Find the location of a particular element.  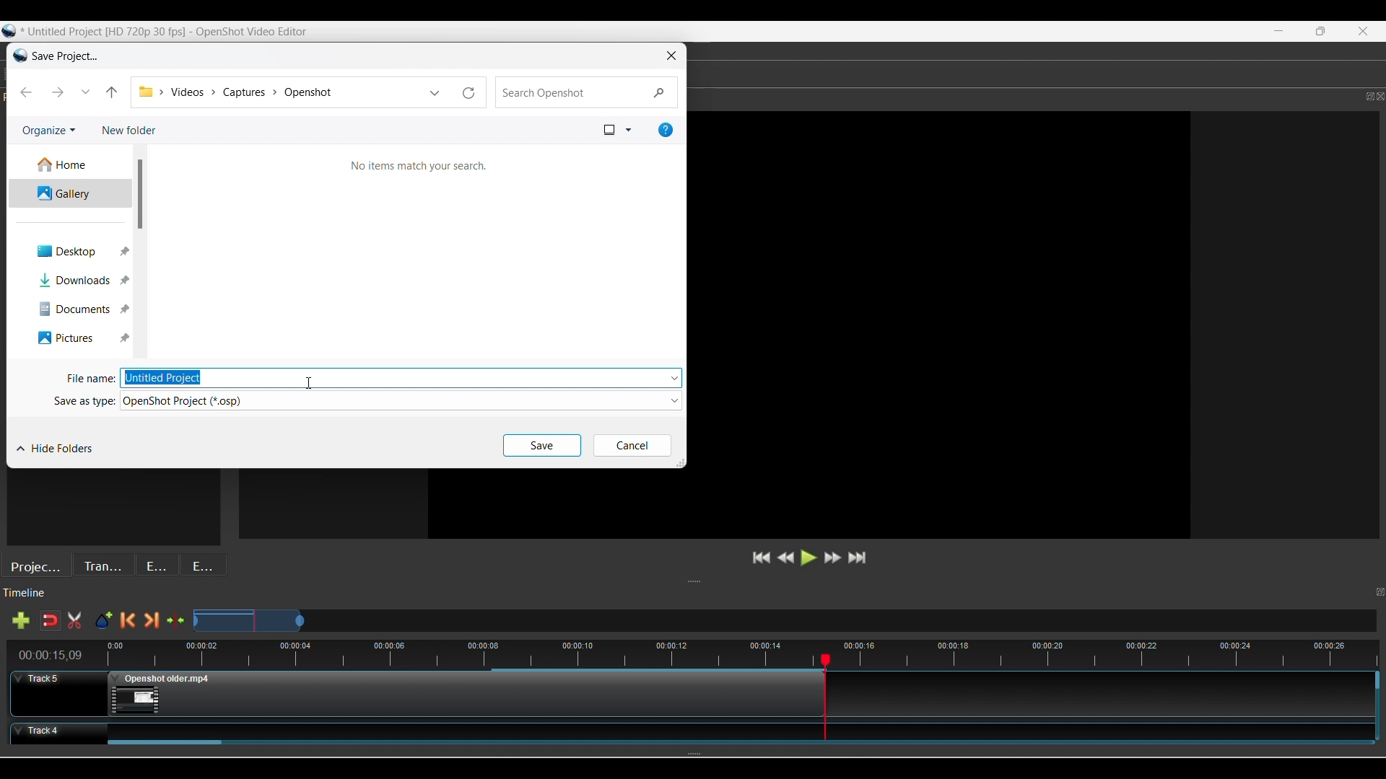

Cancel inputs made is located at coordinates (632, 446).